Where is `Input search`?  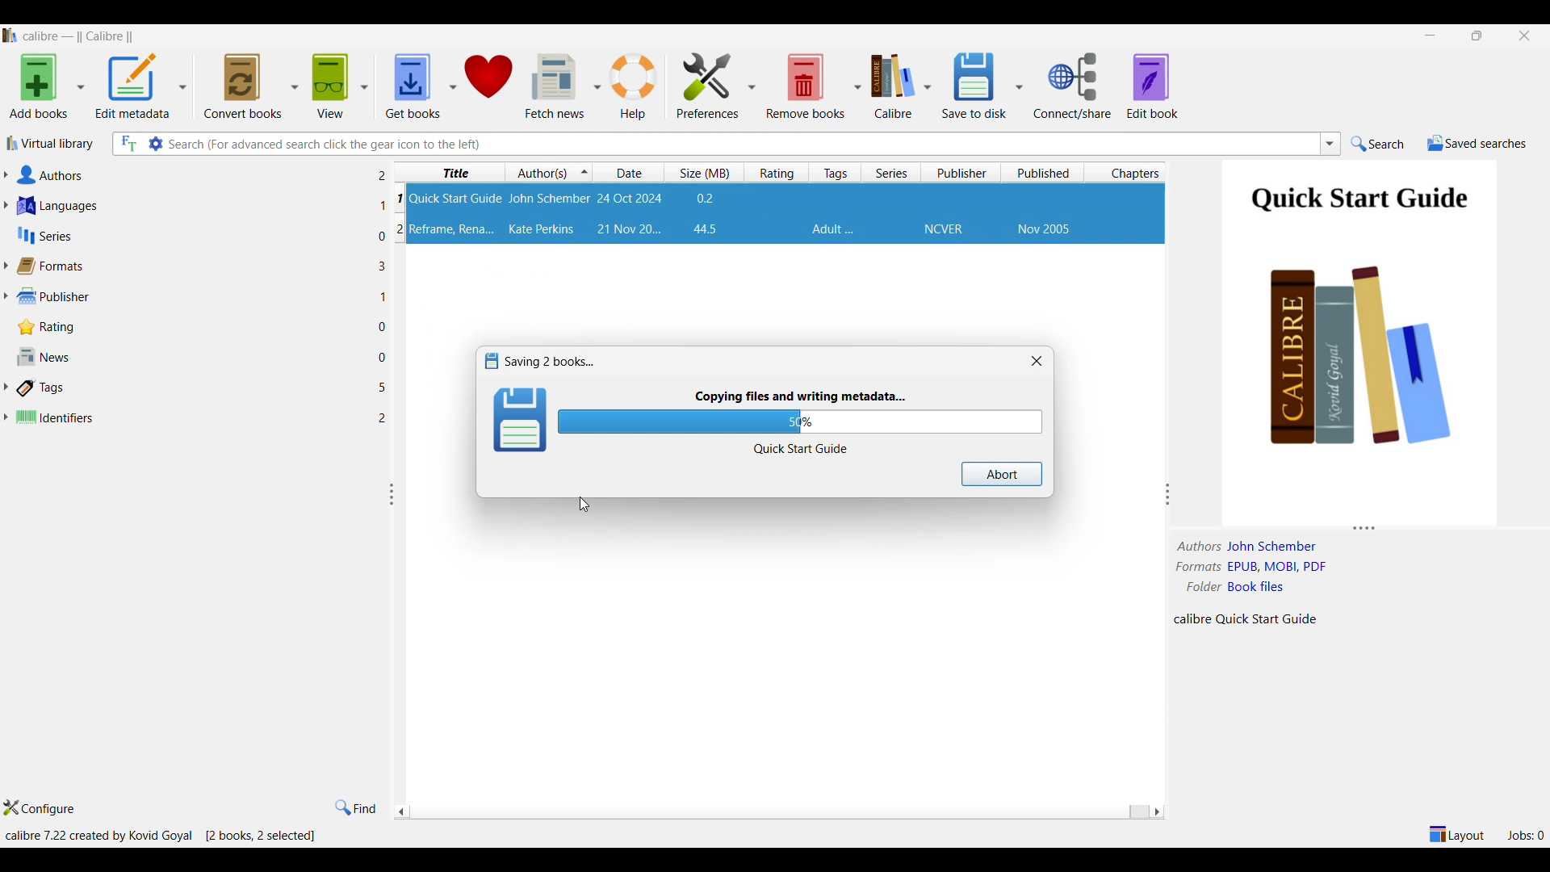 Input search is located at coordinates (741, 144).